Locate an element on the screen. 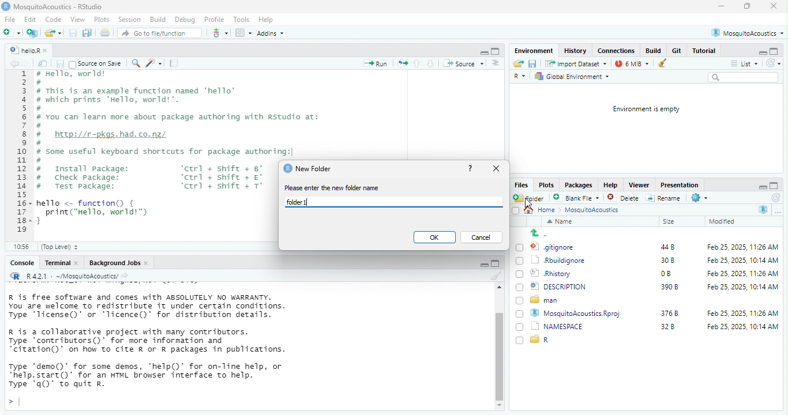 The image size is (788, 415). Tutorial is located at coordinates (707, 51).